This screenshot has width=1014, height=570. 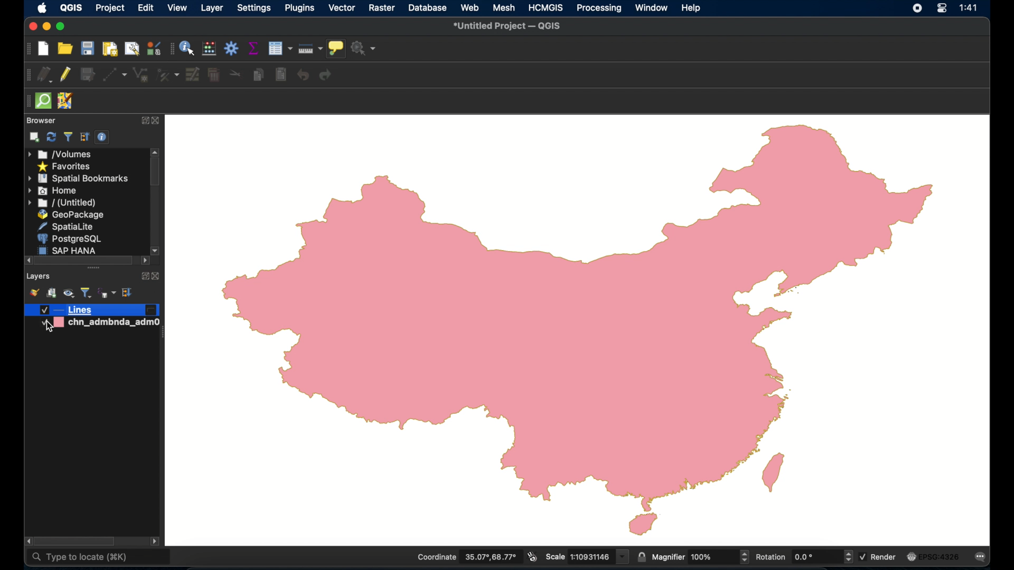 What do you see at coordinates (311, 46) in the screenshot?
I see `measure line` at bounding box center [311, 46].